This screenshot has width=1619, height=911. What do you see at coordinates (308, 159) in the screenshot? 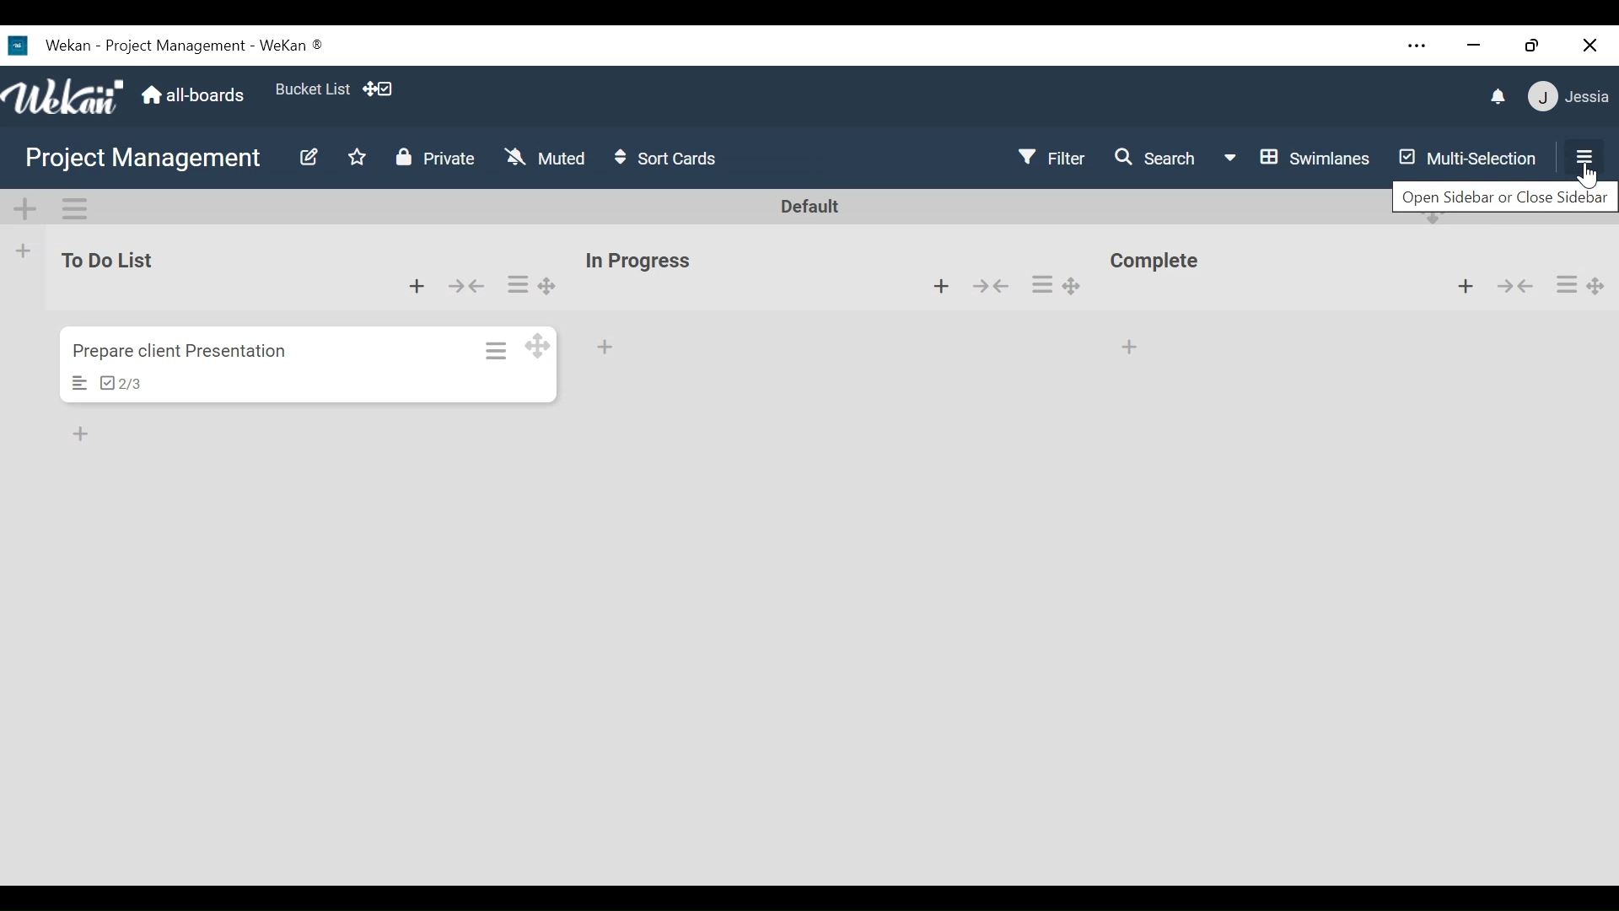
I see `Edit` at bounding box center [308, 159].